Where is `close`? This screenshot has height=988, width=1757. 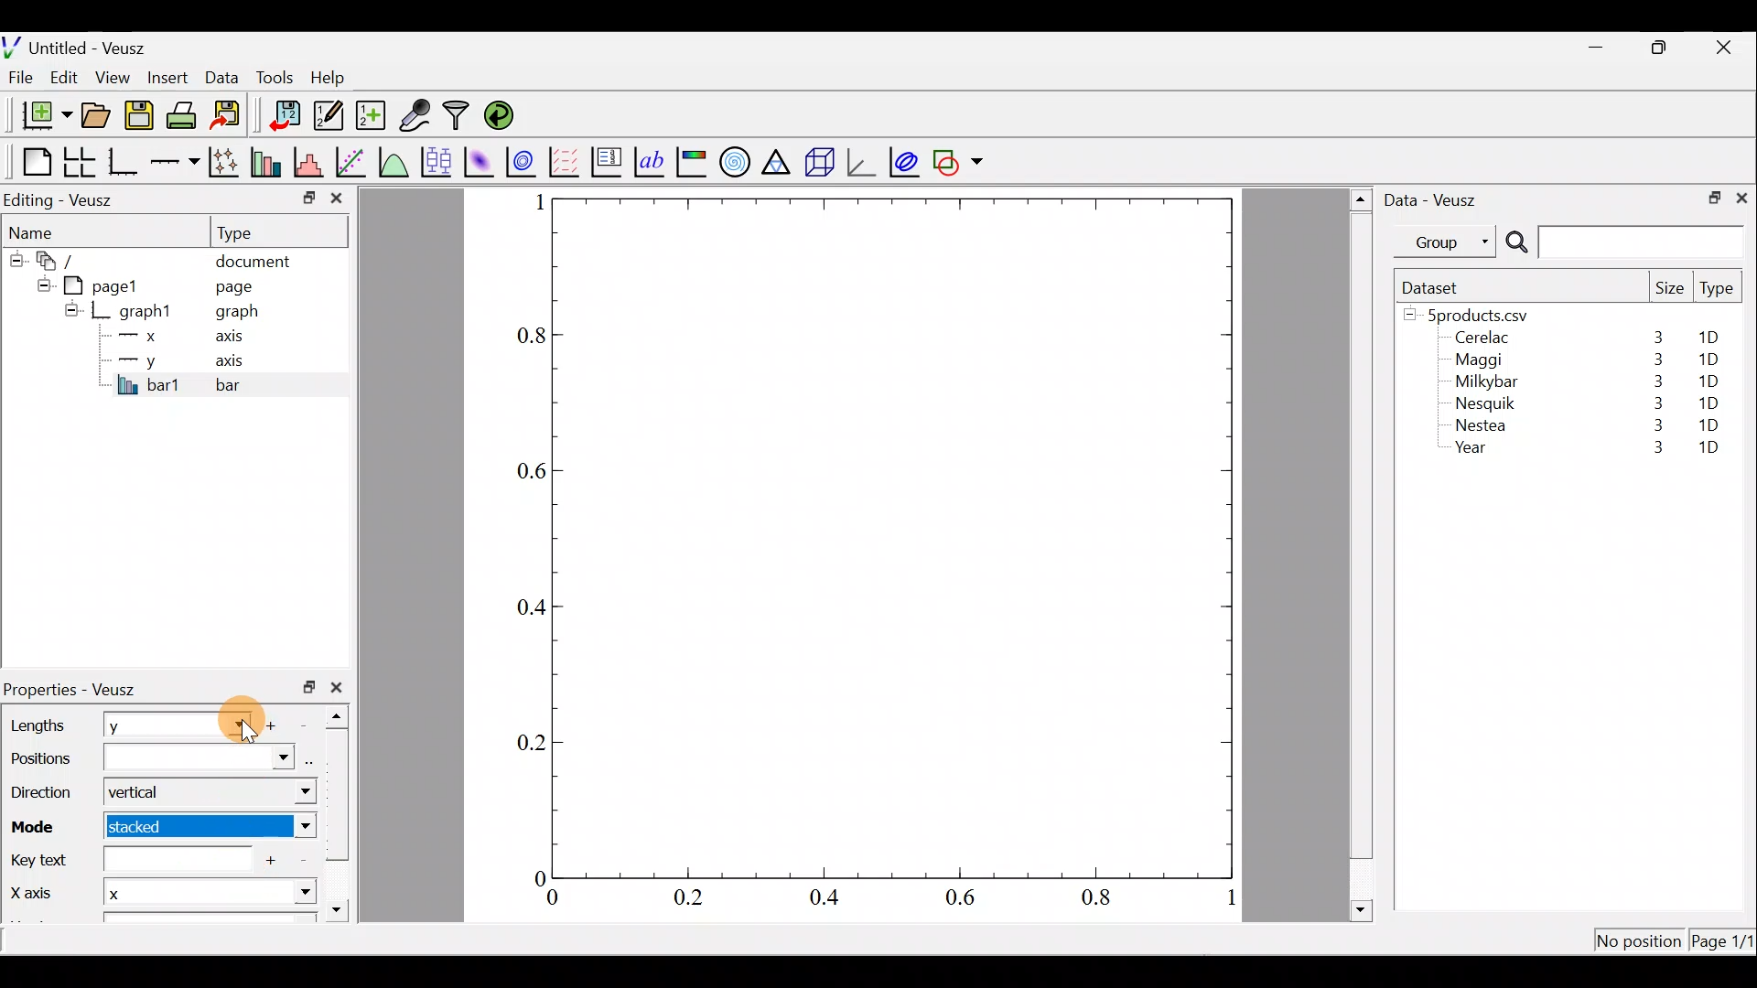 close is located at coordinates (1726, 48).